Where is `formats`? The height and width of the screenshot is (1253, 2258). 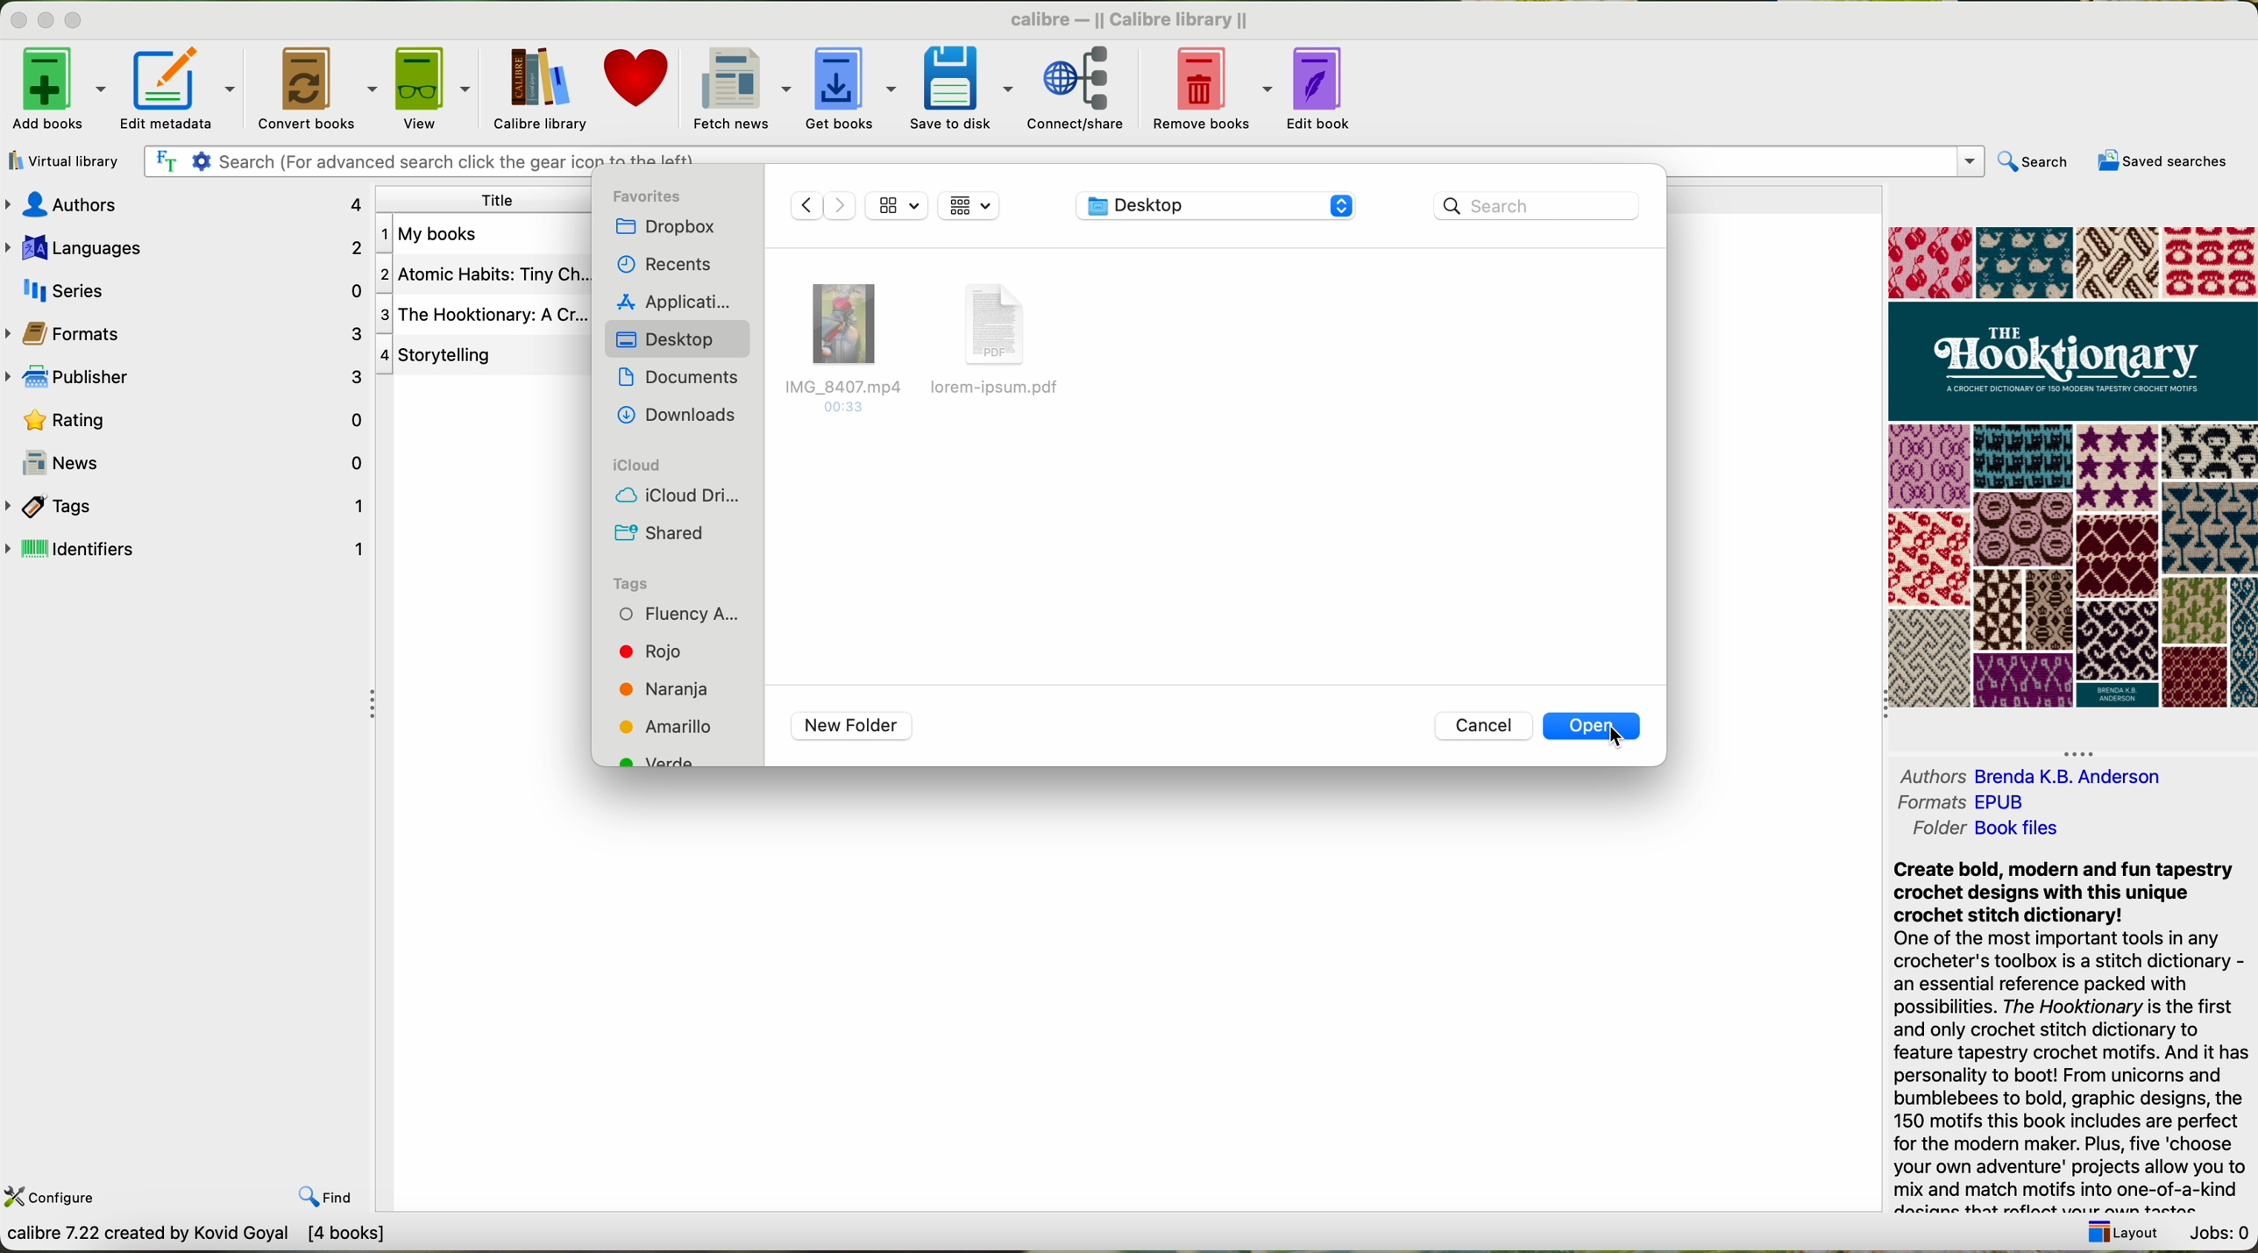 formats is located at coordinates (1928, 803).